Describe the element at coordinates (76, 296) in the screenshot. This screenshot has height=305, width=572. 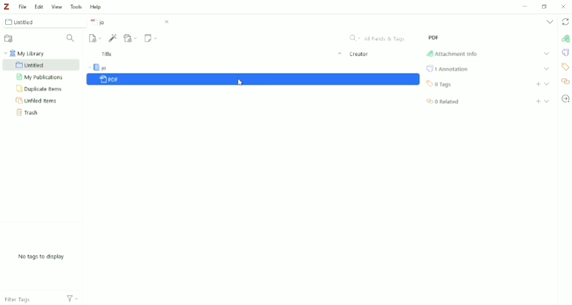
I see `Filters` at that location.